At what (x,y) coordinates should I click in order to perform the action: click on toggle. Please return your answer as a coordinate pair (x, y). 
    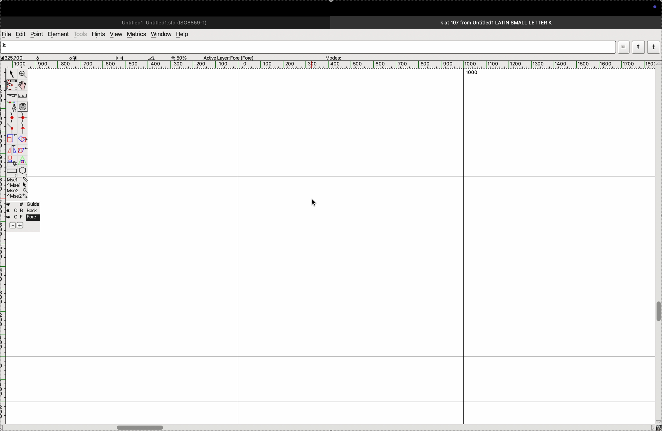
    Looking at the image, I should click on (24, 85).